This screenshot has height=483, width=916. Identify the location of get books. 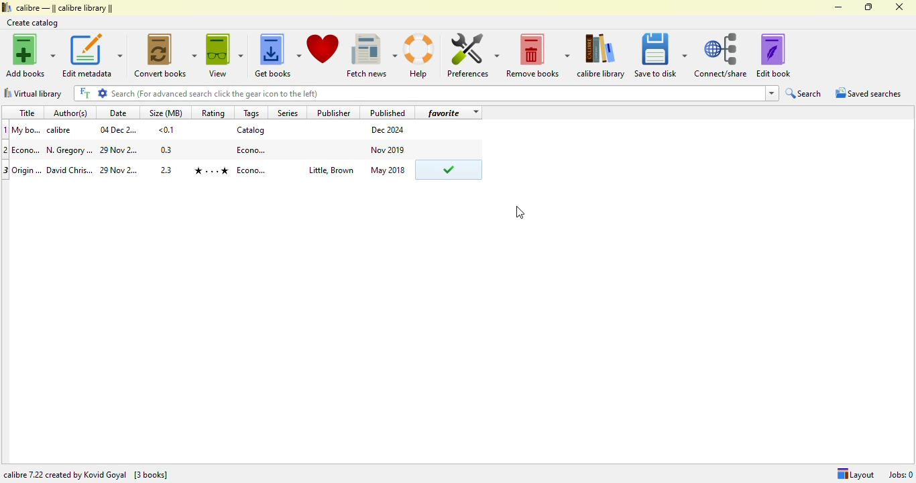
(277, 56).